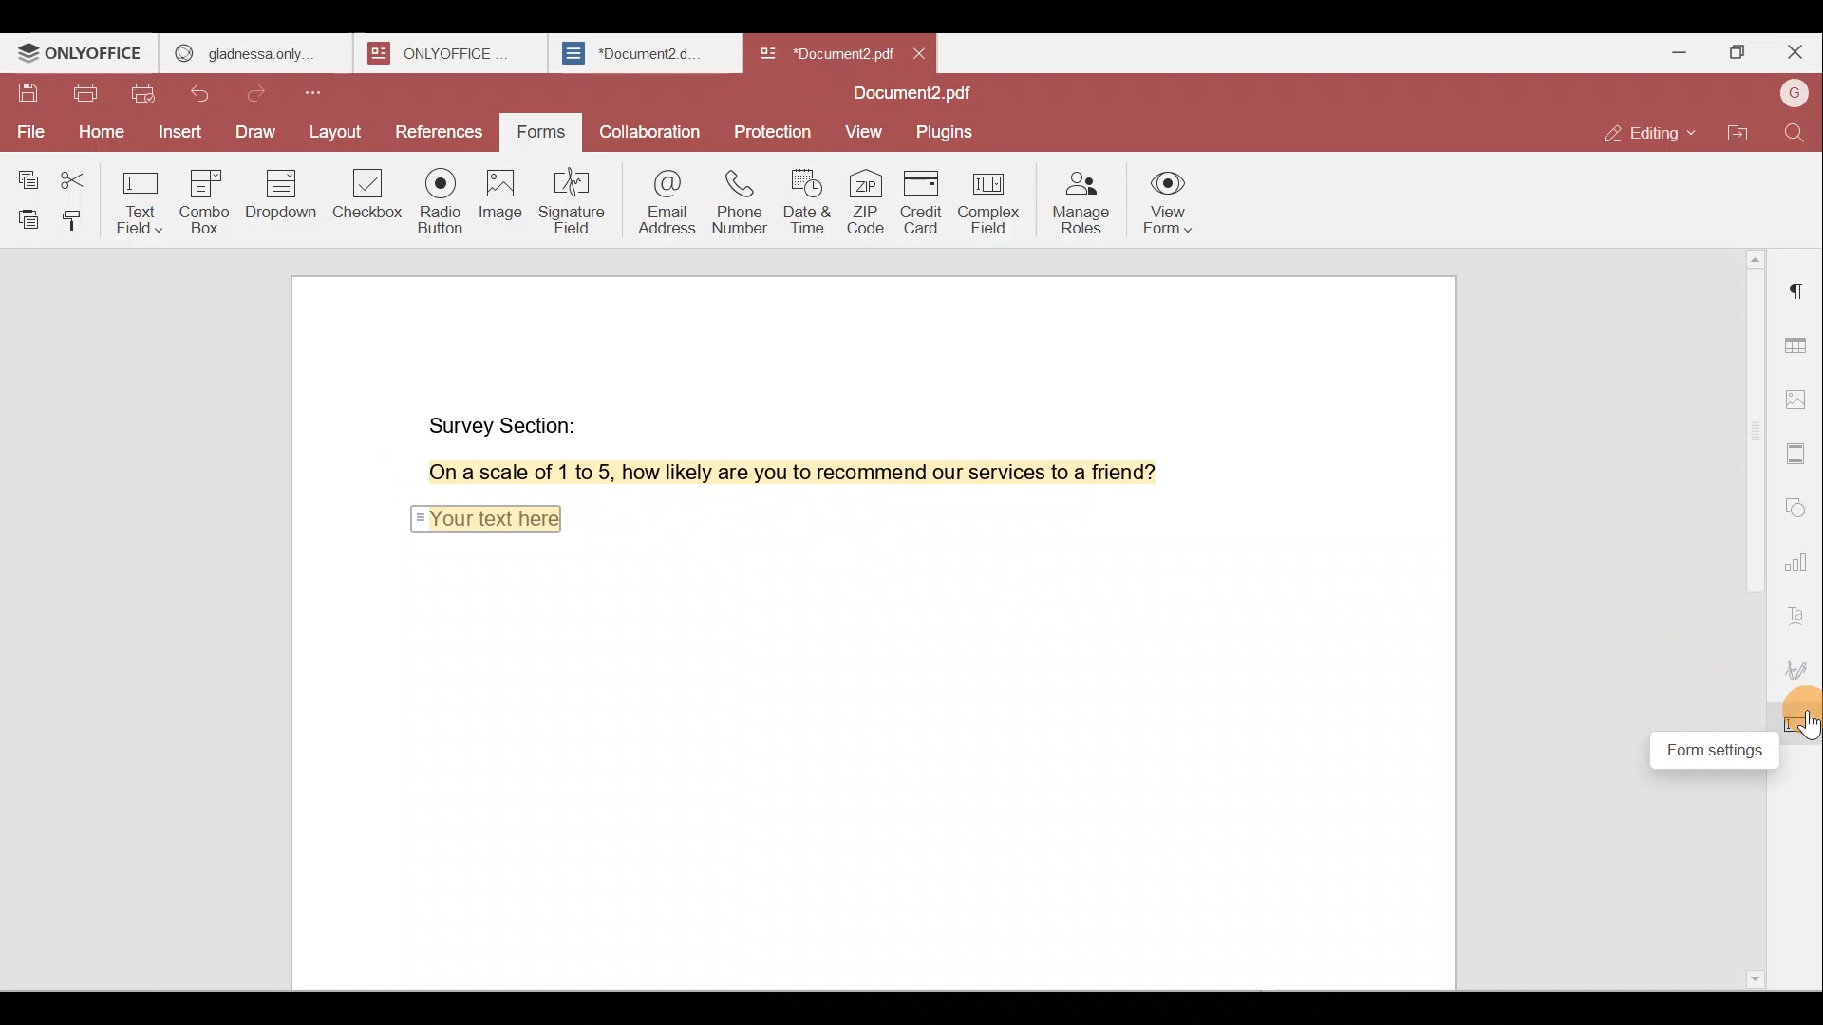  What do you see at coordinates (648, 130) in the screenshot?
I see `Collaboration` at bounding box center [648, 130].